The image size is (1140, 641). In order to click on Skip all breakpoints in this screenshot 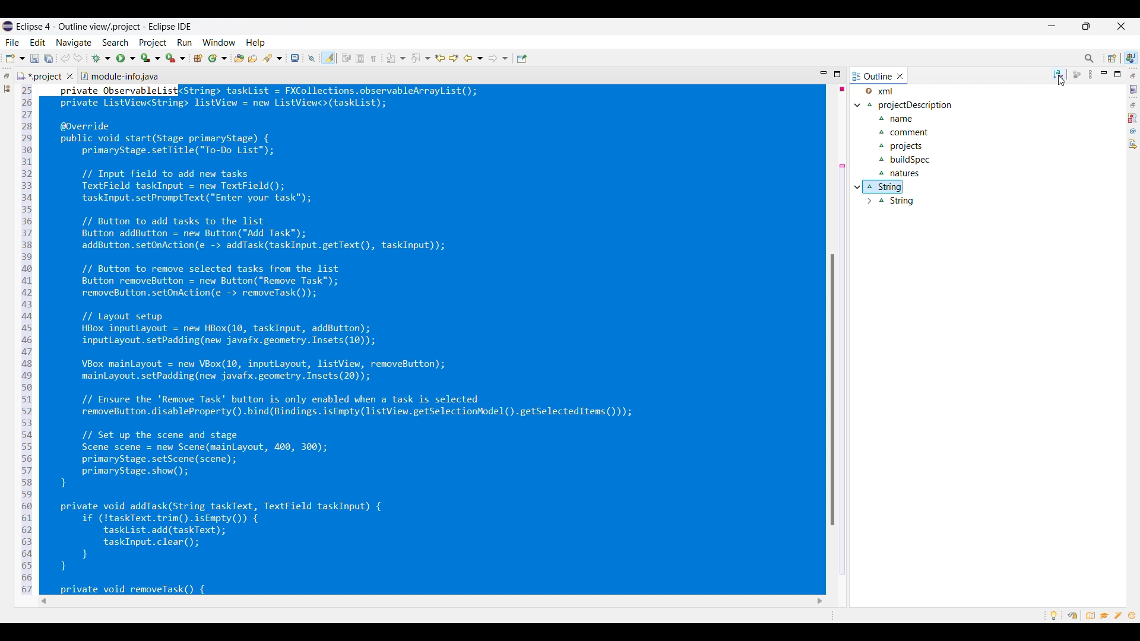, I will do `click(312, 59)`.